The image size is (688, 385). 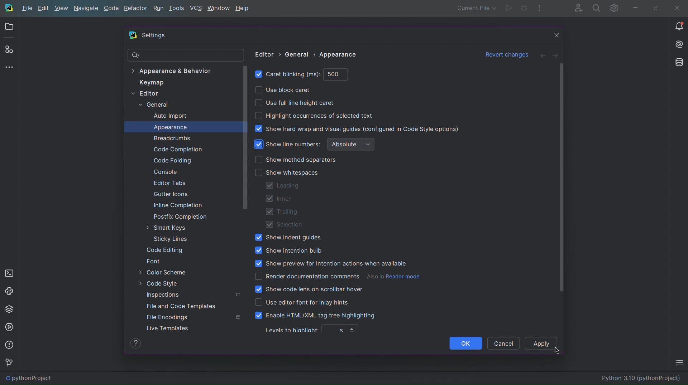 I want to click on Absolute, so click(x=351, y=145).